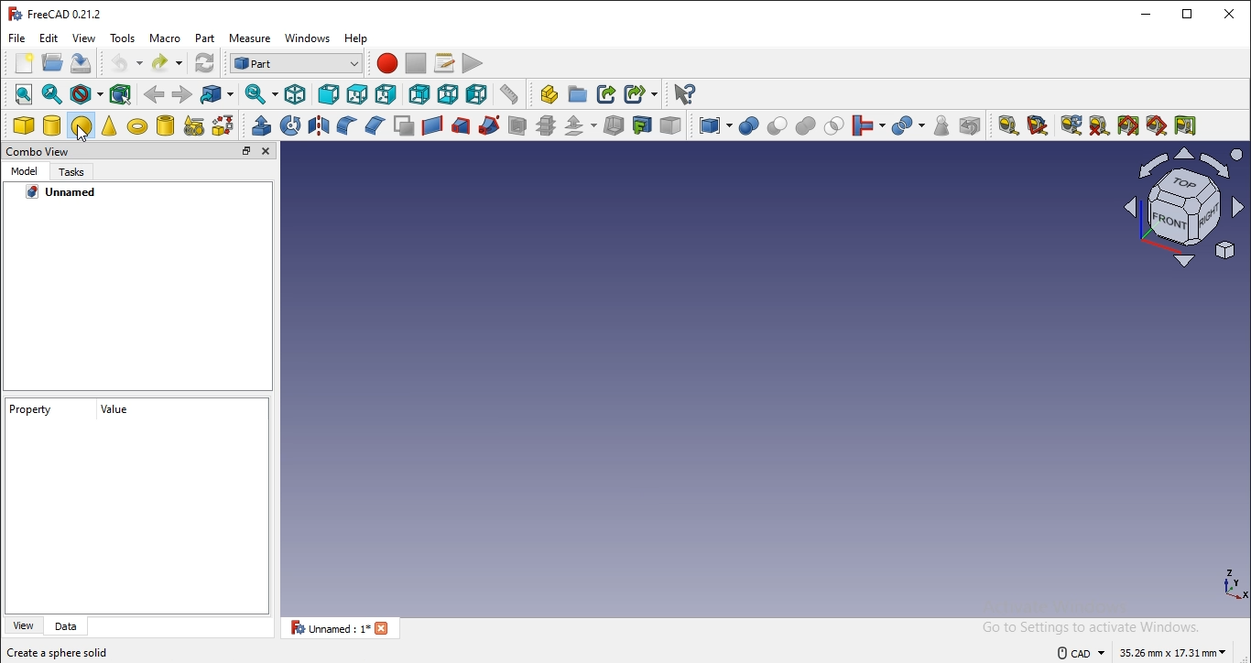 Image resolution: width=1251 pixels, height=663 pixels. Describe the element at coordinates (61, 653) in the screenshot. I see `create a sphere solid` at that location.